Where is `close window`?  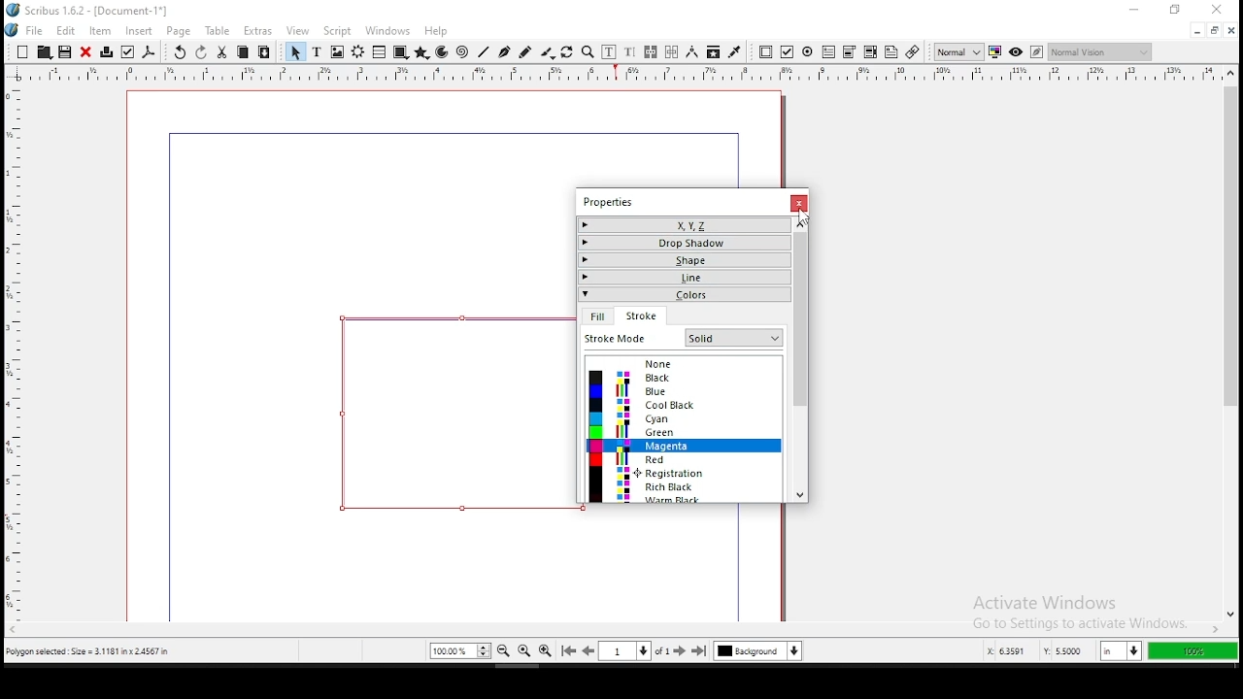
close window is located at coordinates (799, 203).